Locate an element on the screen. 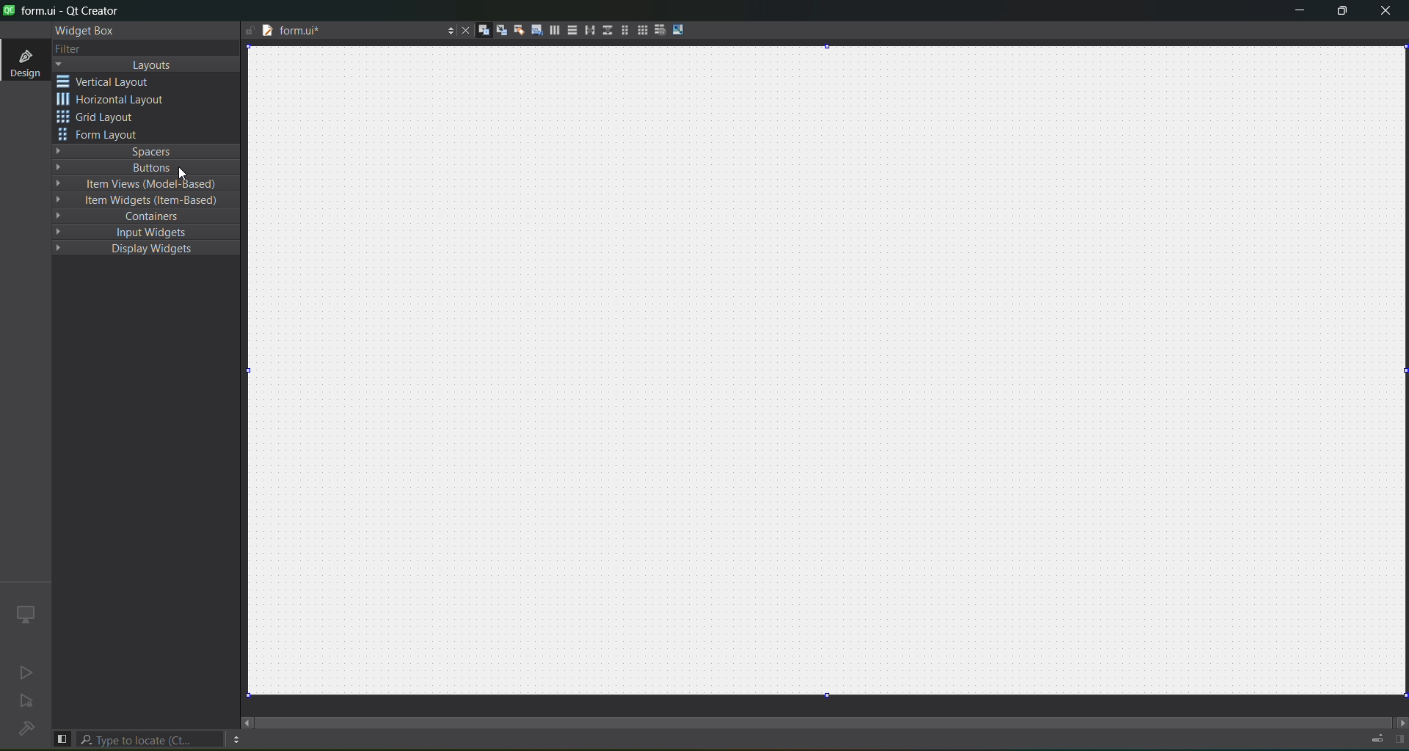  form layout is located at coordinates (622, 30).